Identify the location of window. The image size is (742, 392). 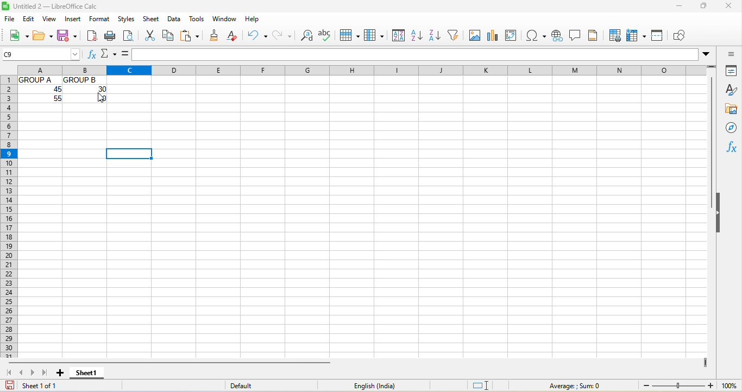
(225, 20).